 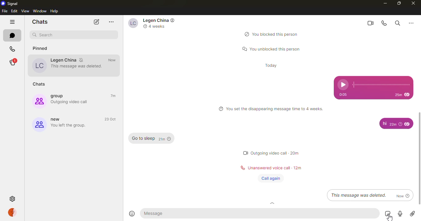 I want to click on more, so click(x=412, y=23).